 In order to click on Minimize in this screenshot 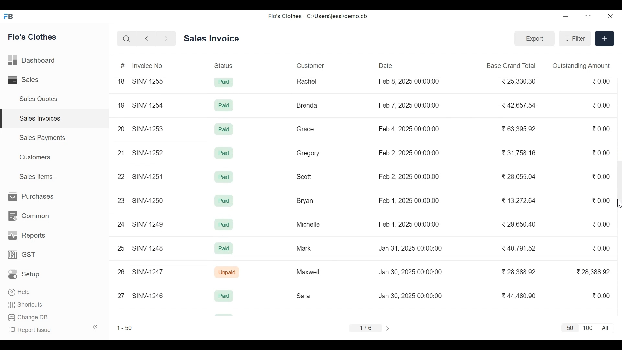, I will do `click(566, 17)`.